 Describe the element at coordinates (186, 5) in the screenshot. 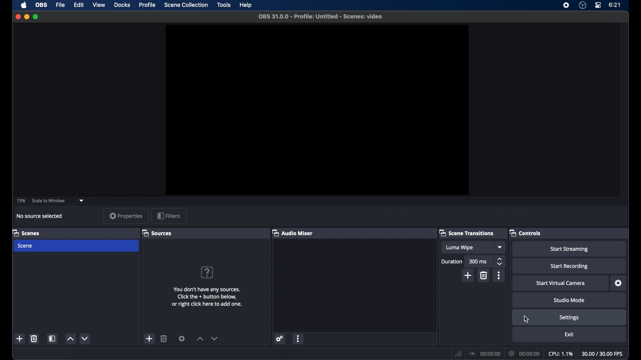

I see `` at that location.